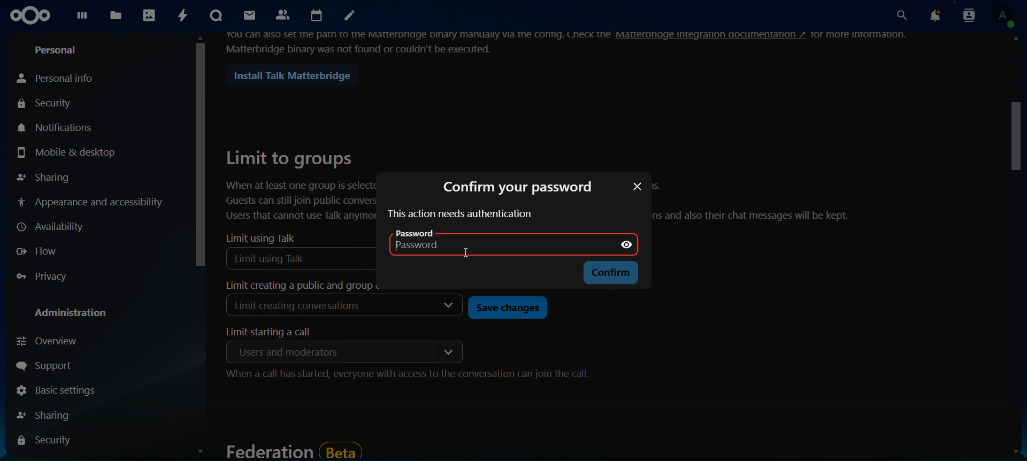 The height and width of the screenshot is (461, 1027). Describe the element at coordinates (150, 16) in the screenshot. I see `photos` at that location.